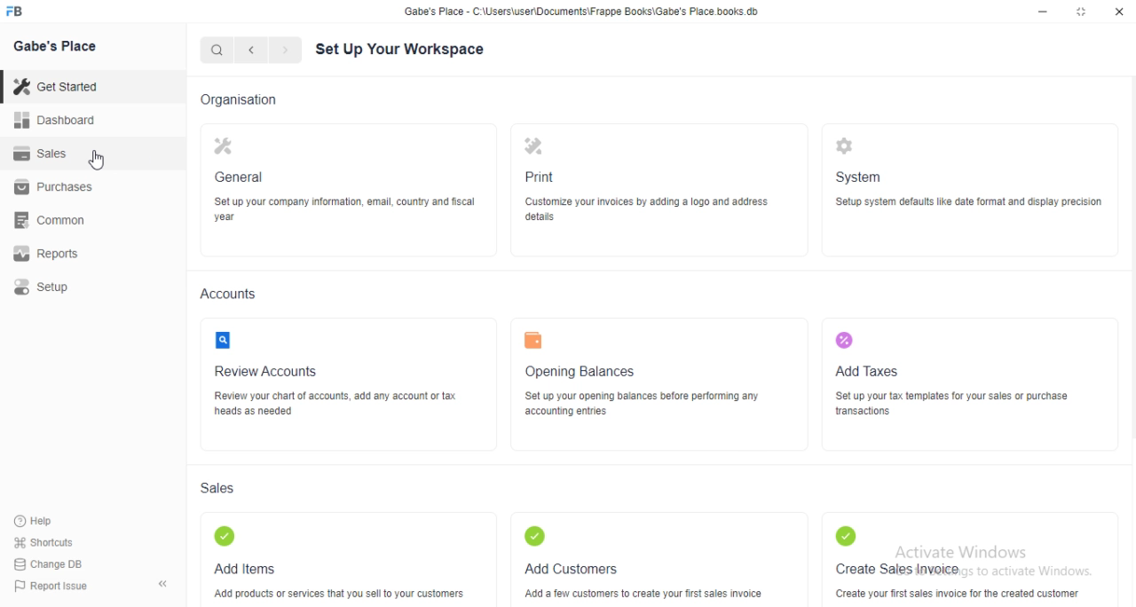 The width and height of the screenshot is (1136, 607). What do you see at coordinates (35, 521) in the screenshot?
I see `help` at bounding box center [35, 521].